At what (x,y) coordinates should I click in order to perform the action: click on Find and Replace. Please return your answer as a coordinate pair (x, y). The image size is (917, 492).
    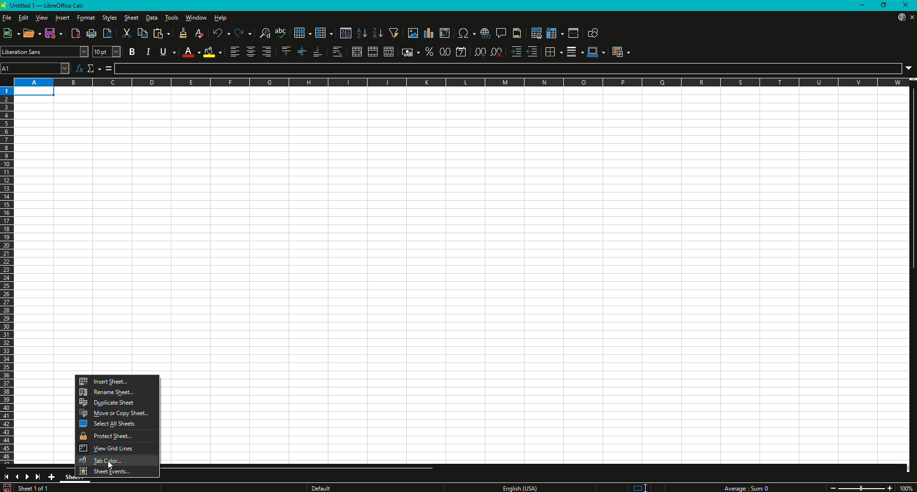
    Looking at the image, I should click on (264, 33).